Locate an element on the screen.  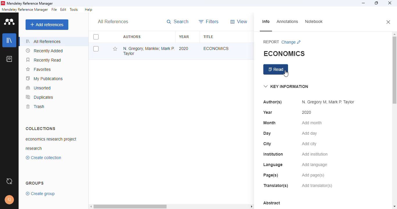
report is located at coordinates (271, 42).